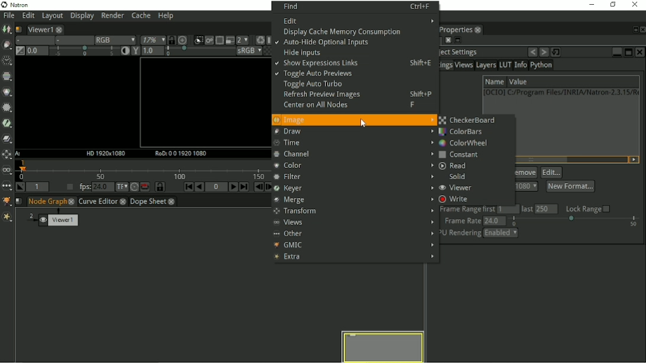  What do you see at coordinates (209, 41) in the screenshot?
I see `Render image` at bounding box center [209, 41].